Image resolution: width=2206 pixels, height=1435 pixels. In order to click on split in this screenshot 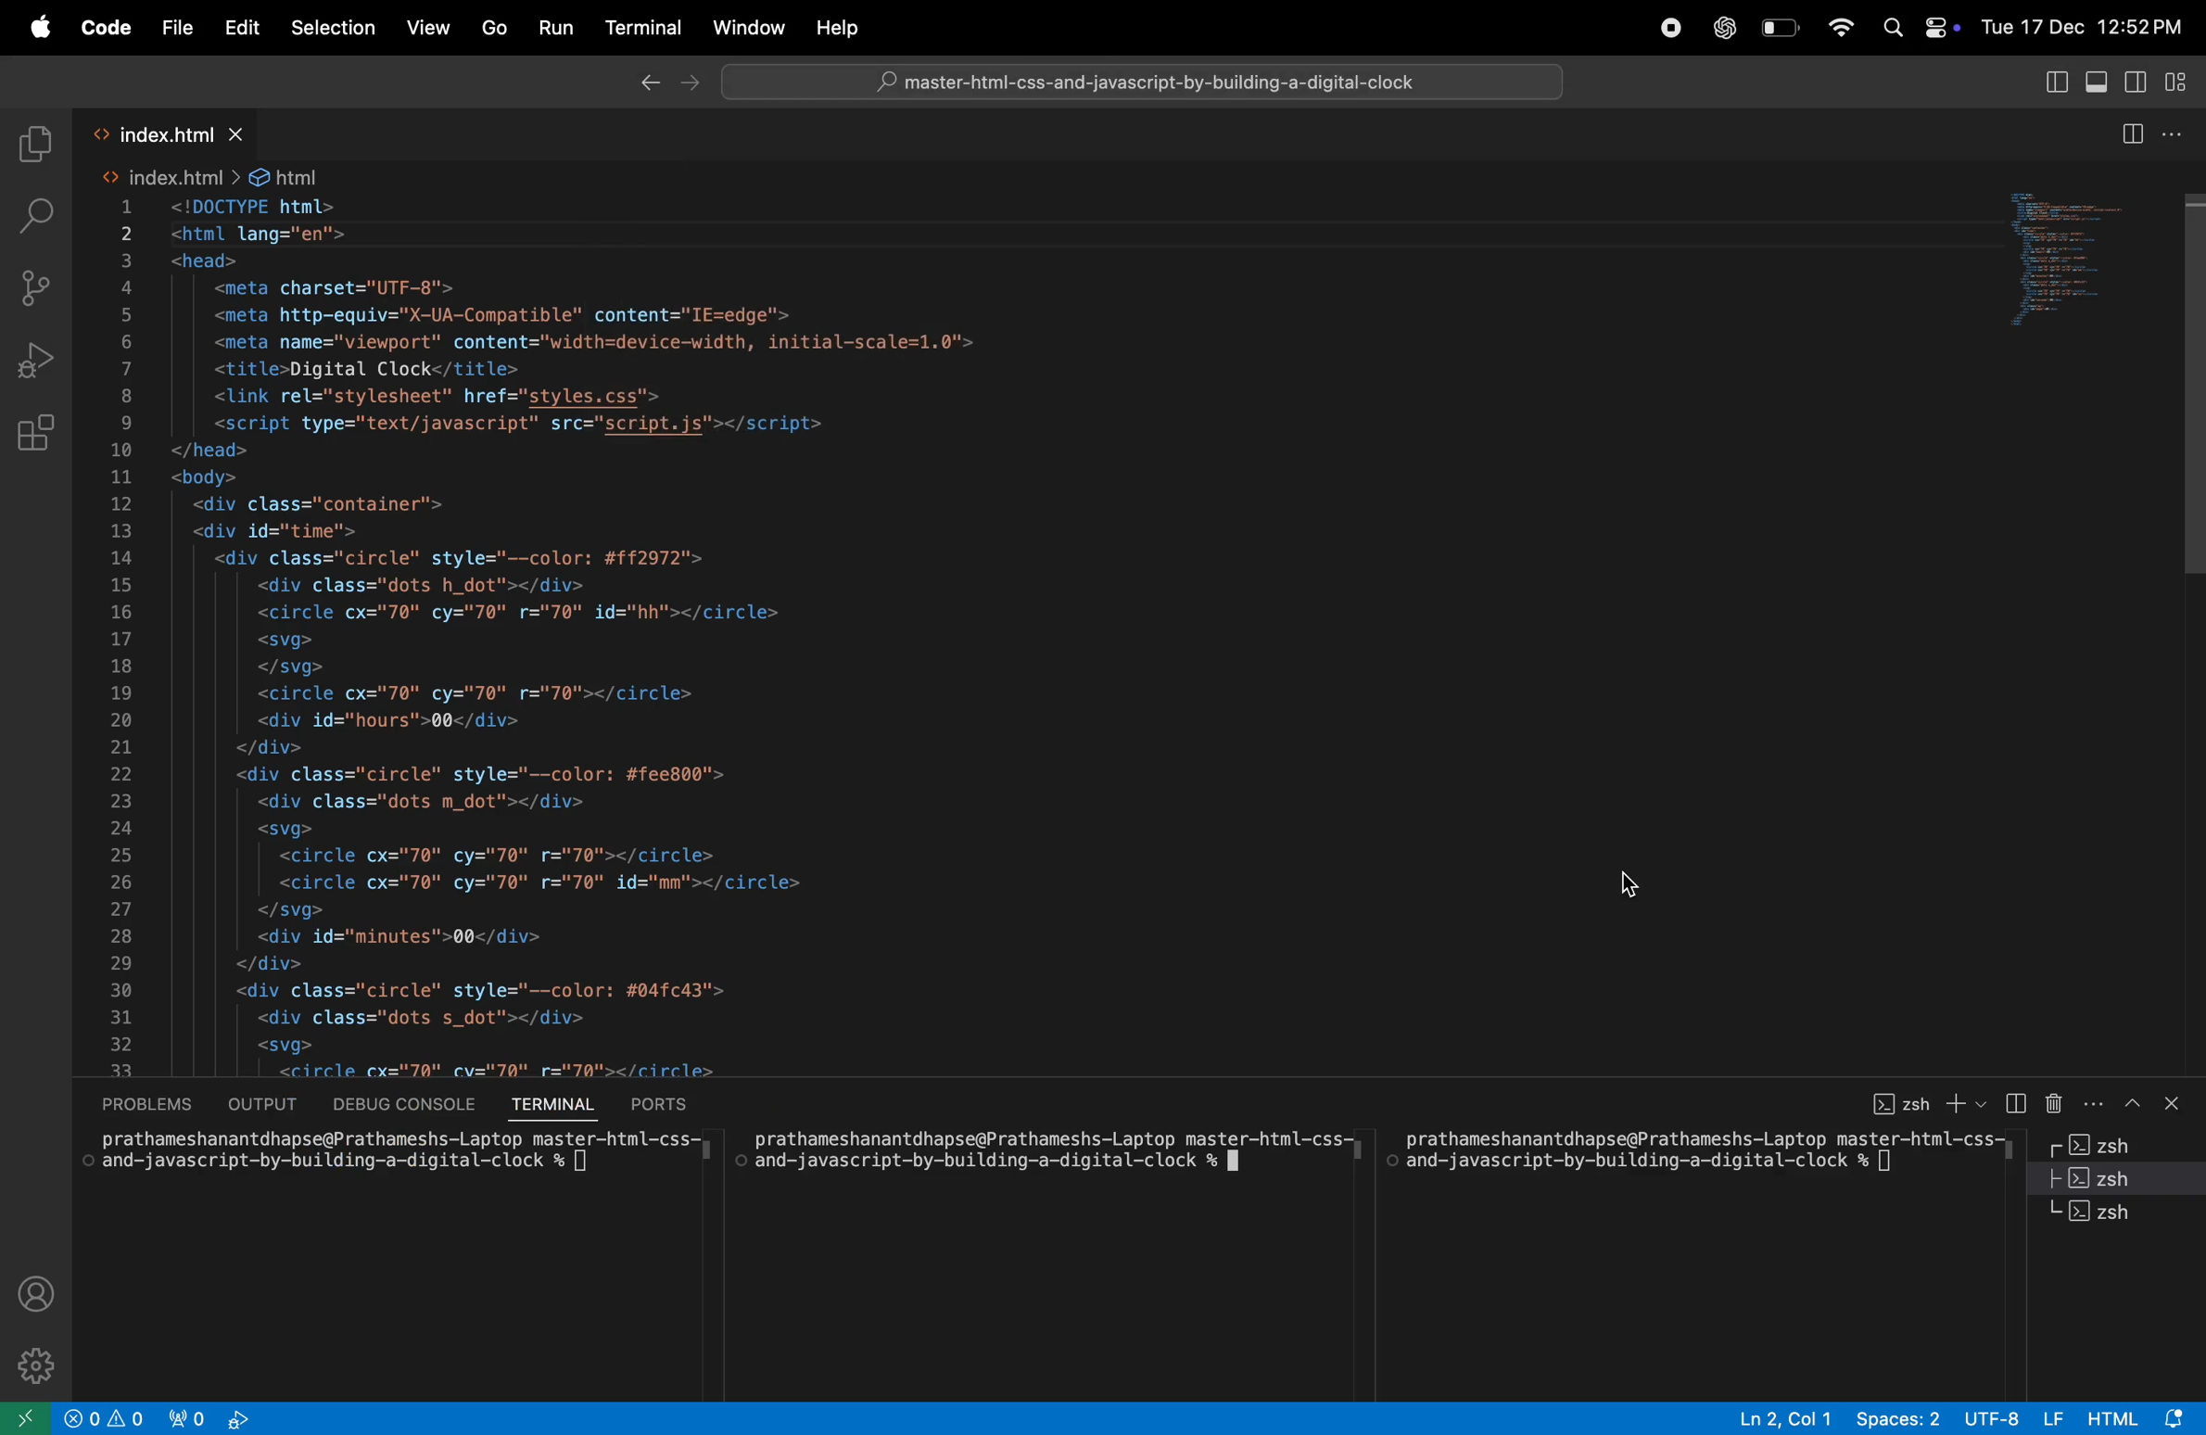, I will do `click(2129, 133)`.